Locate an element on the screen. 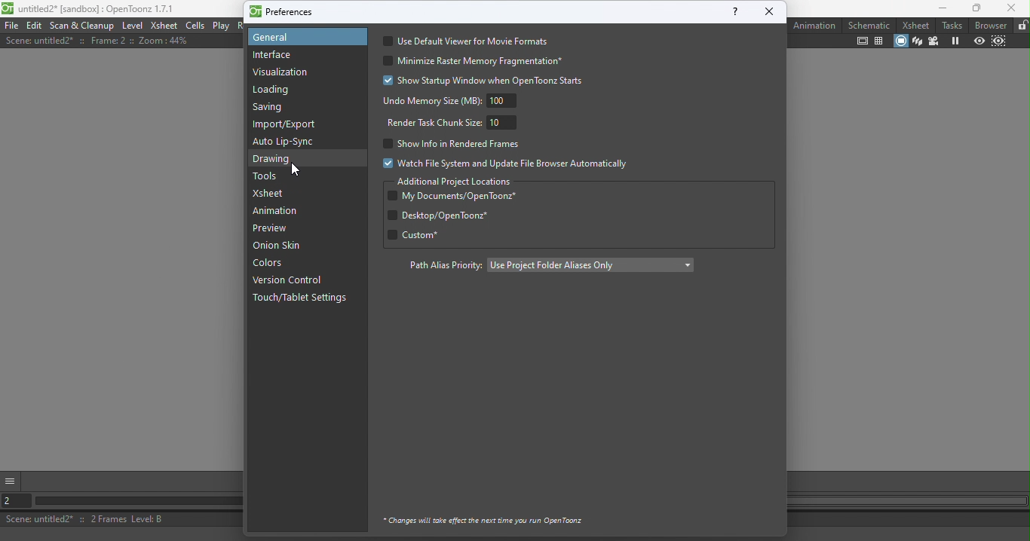  Render task chunk size is located at coordinates (455, 122).